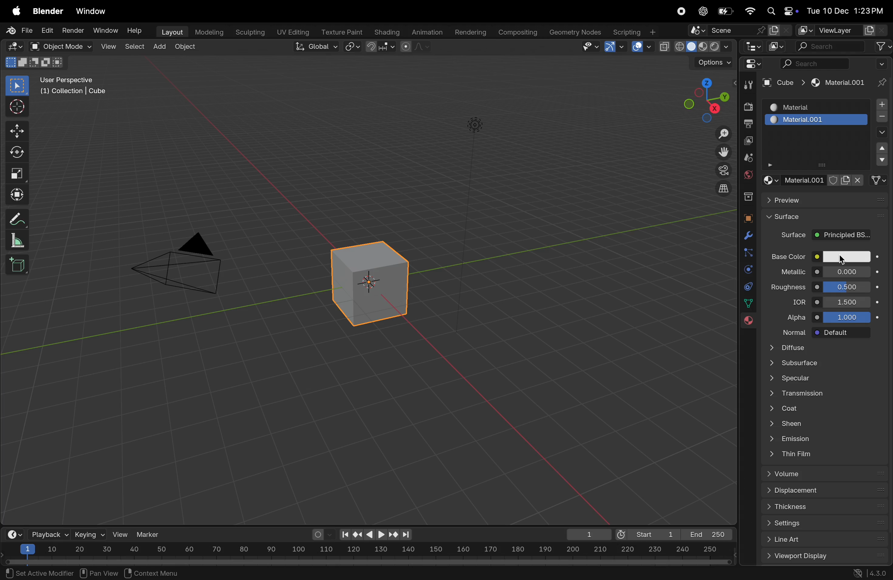 This screenshot has width=893, height=580. What do you see at coordinates (848, 258) in the screenshot?
I see `color` at bounding box center [848, 258].